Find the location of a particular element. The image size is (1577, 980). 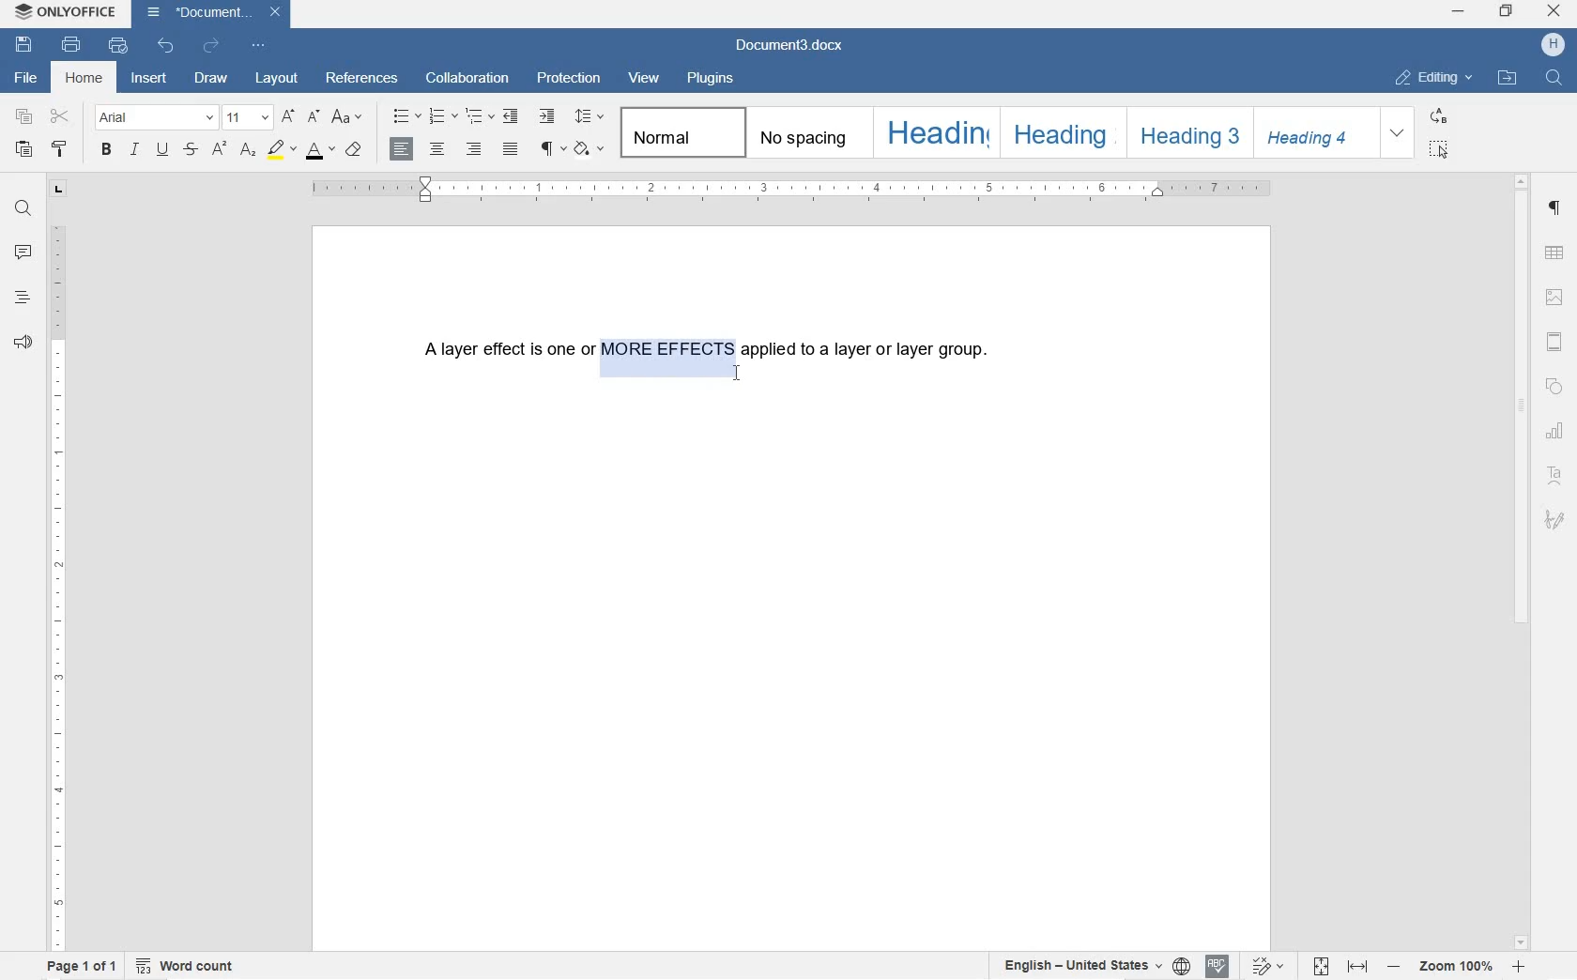

PARAGRAPH SETTINGS is located at coordinates (1555, 212).